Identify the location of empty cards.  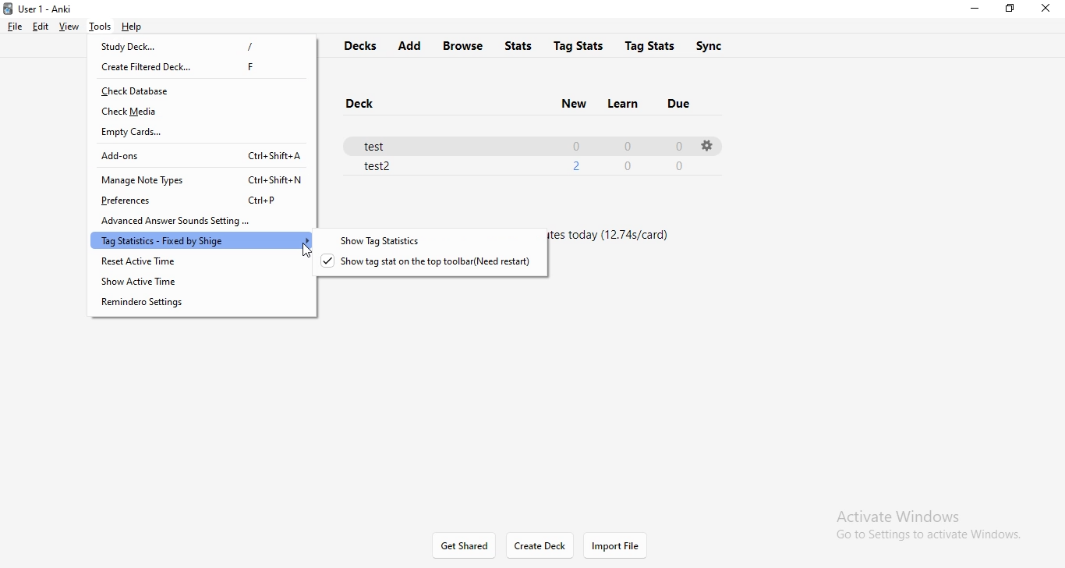
(203, 133).